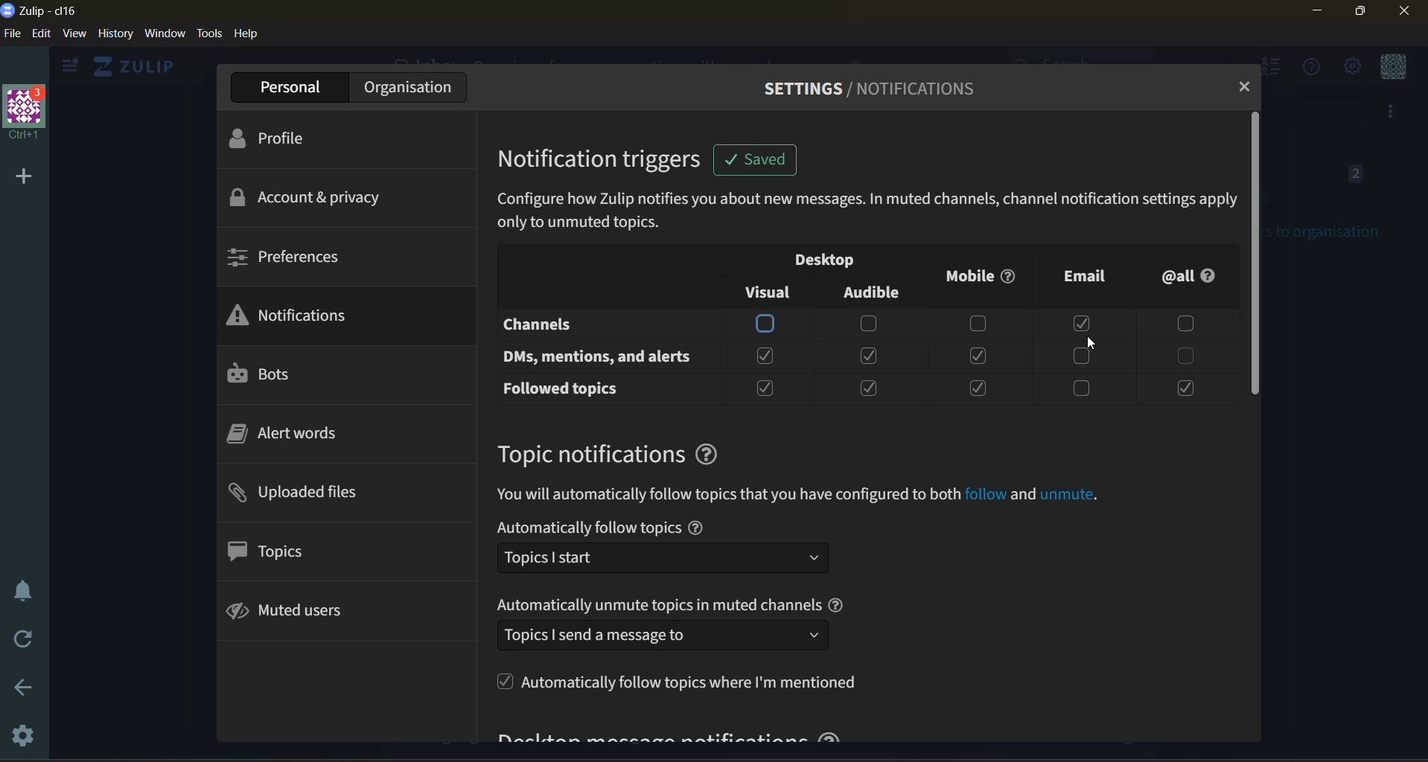 This screenshot has width=1428, height=762. I want to click on checkbox, so click(1081, 356).